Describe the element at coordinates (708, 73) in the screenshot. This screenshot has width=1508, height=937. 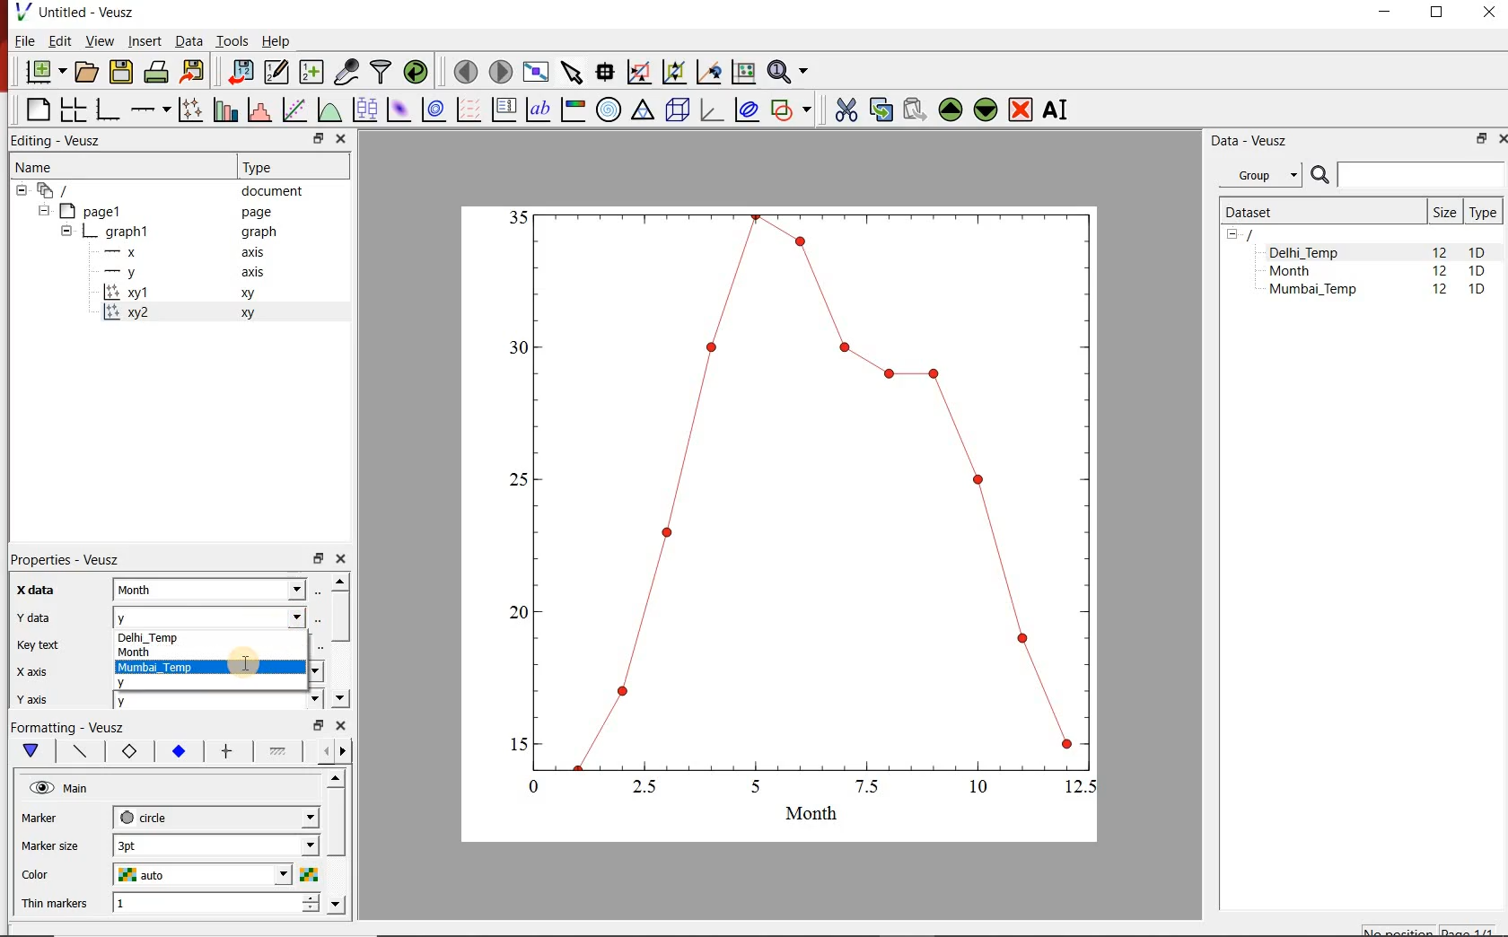
I see `click to recenter graph axes` at that location.